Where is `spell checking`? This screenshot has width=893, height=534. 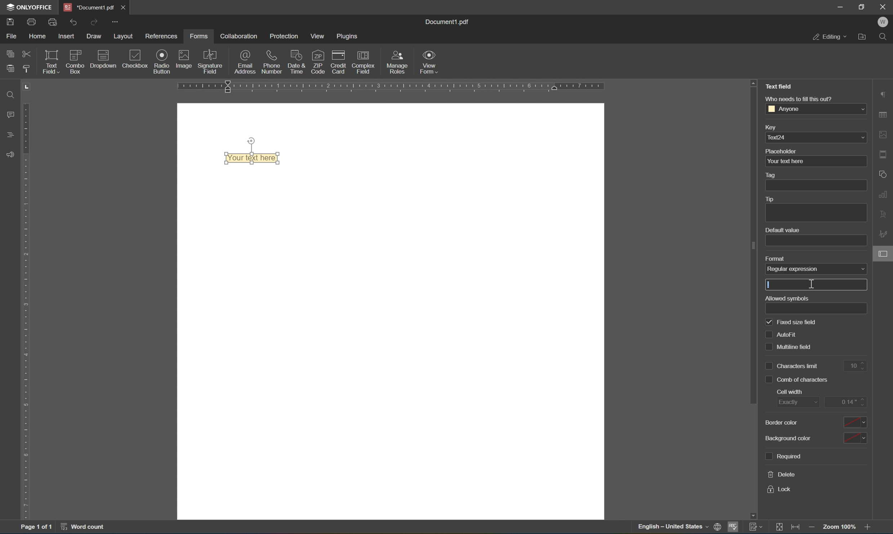
spell checking is located at coordinates (733, 529).